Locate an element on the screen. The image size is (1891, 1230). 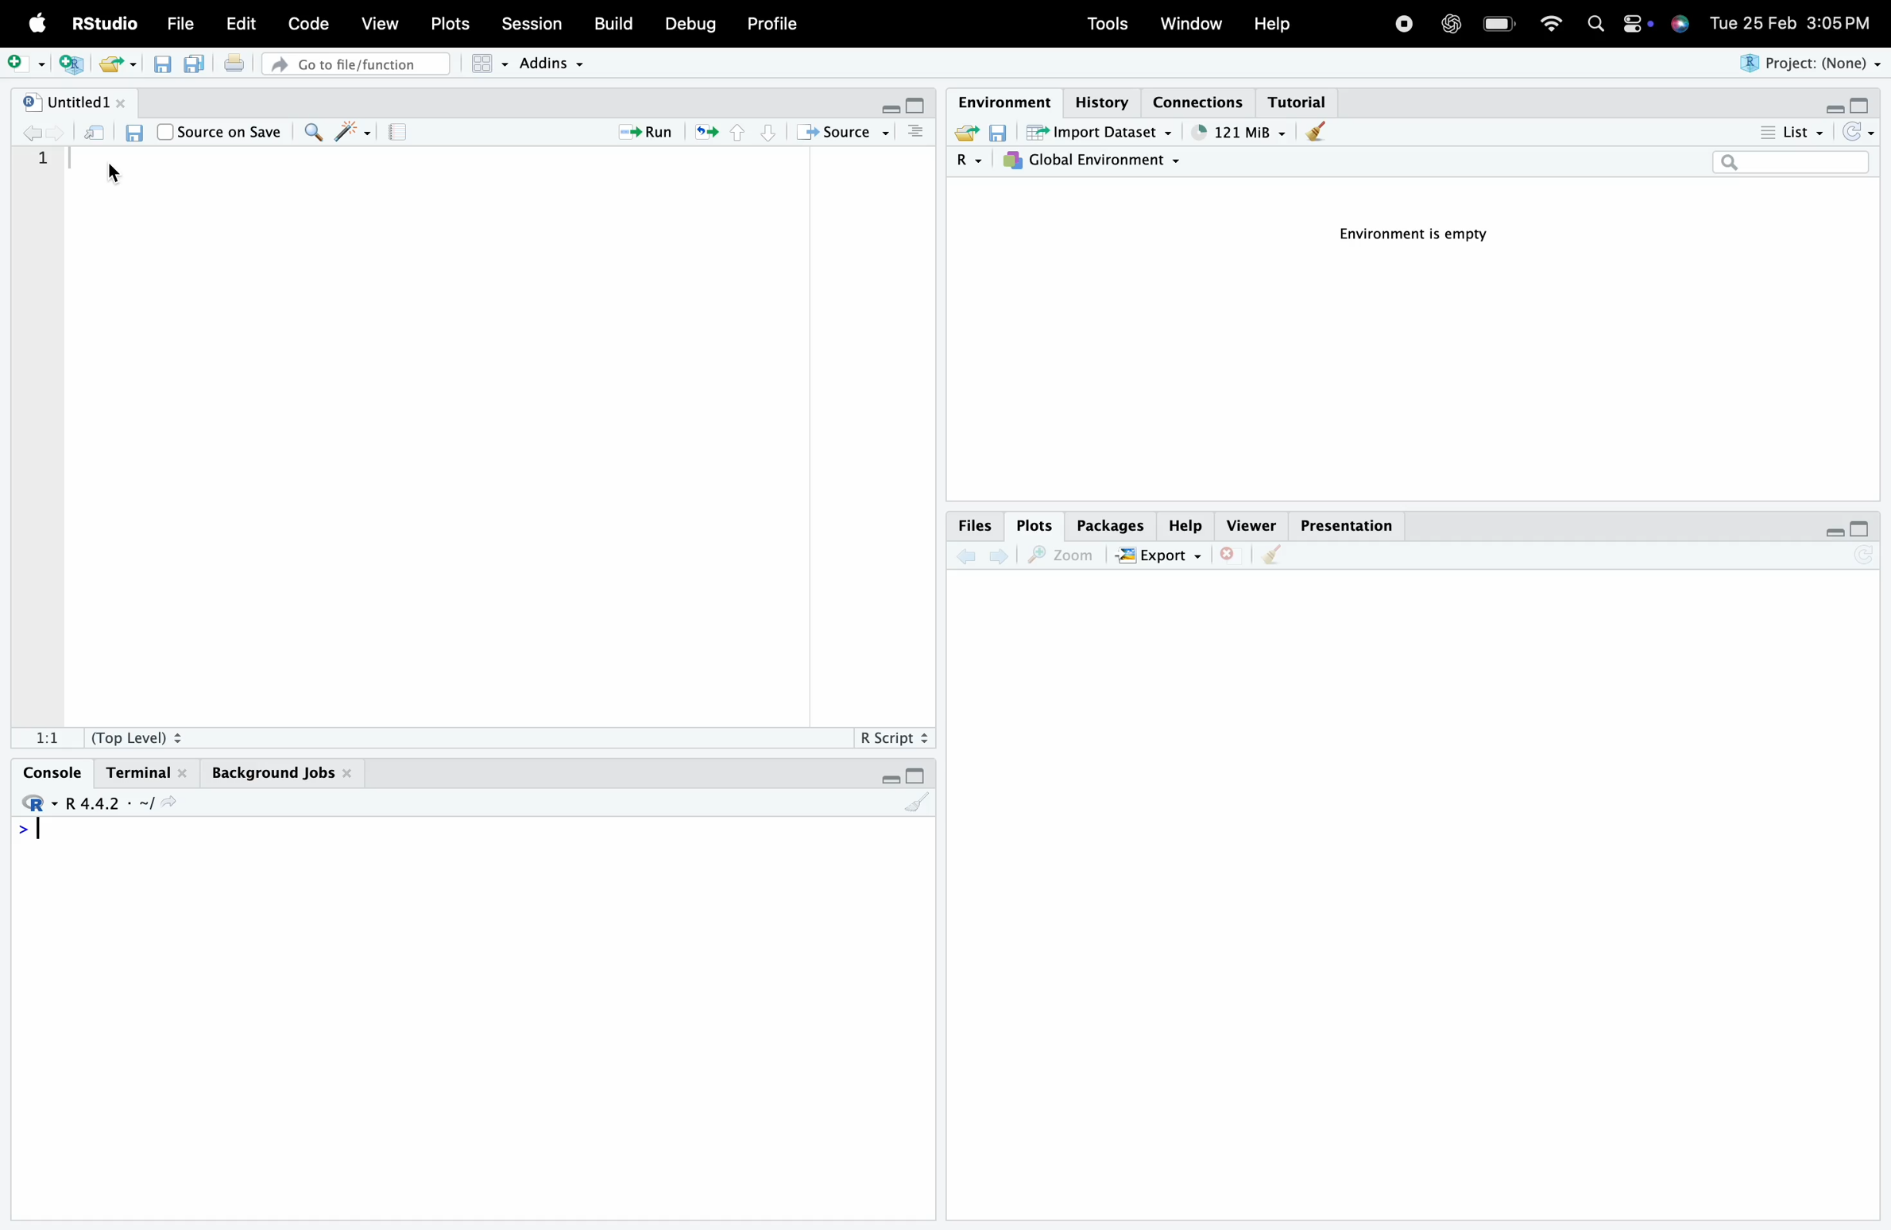
Console is located at coordinates (57, 773).